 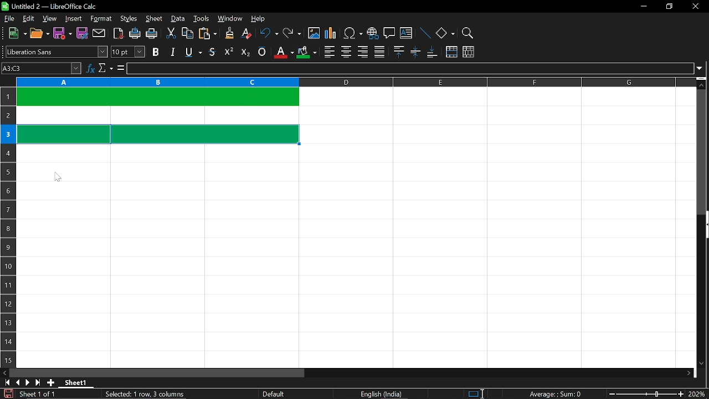 I want to click on Name box, so click(x=42, y=69).